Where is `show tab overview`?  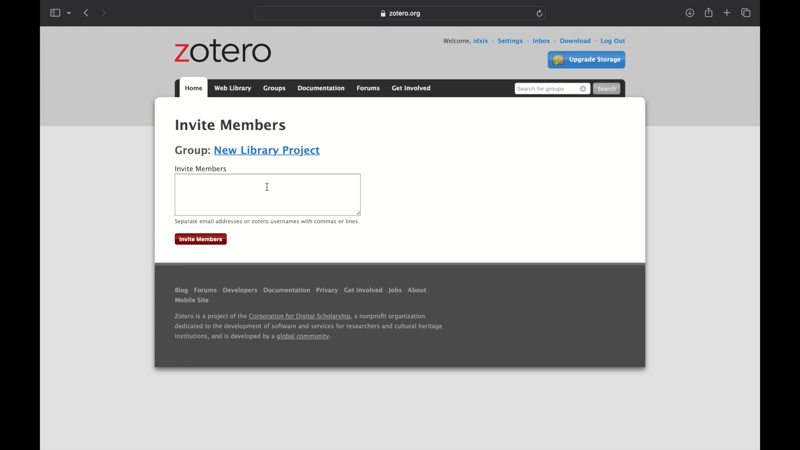 show tab overview is located at coordinates (745, 13).